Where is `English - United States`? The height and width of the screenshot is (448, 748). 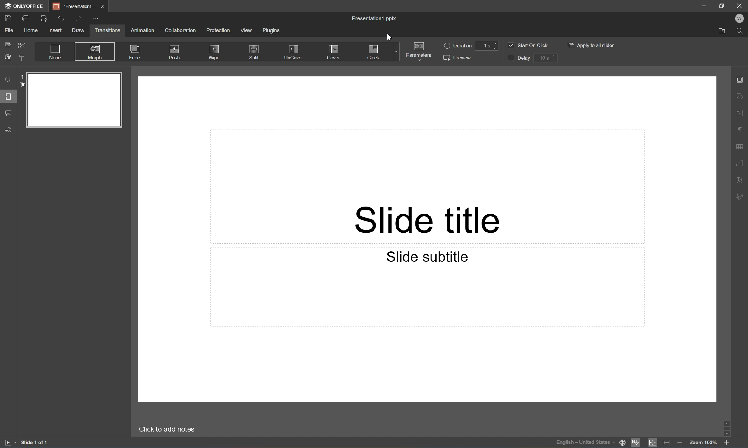
English - United States is located at coordinates (585, 444).